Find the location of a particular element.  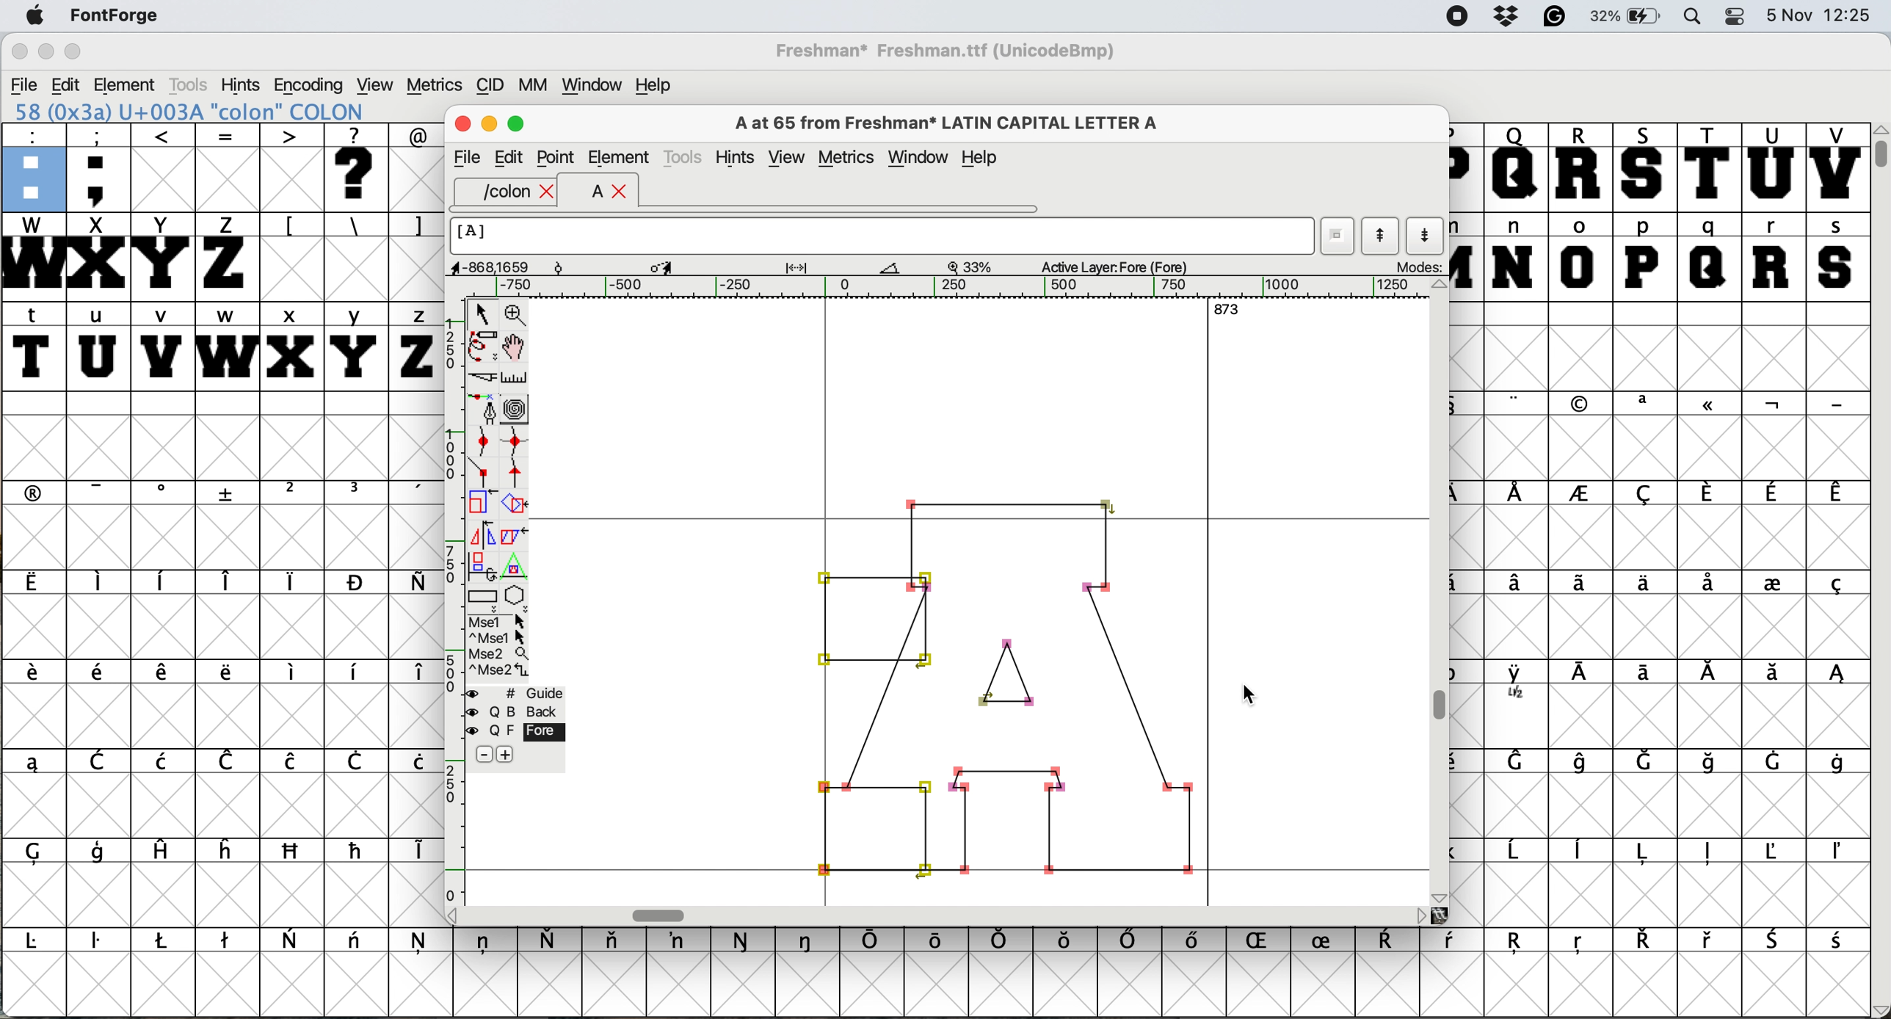

cut splines in two is located at coordinates (480, 376).